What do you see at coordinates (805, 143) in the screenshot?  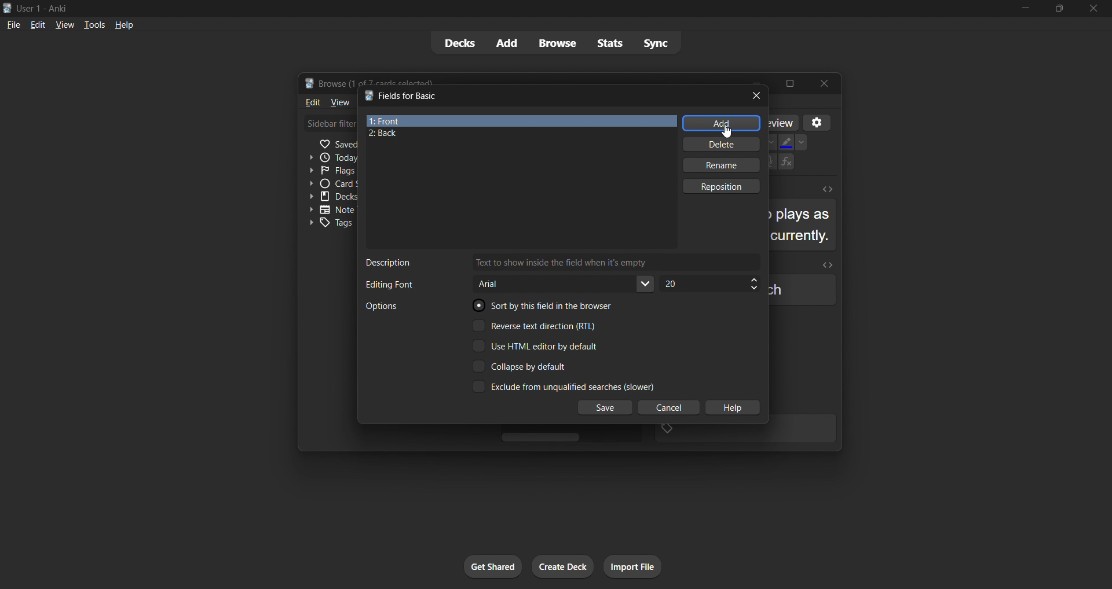 I see `Down arrow` at bounding box center [805, 143].